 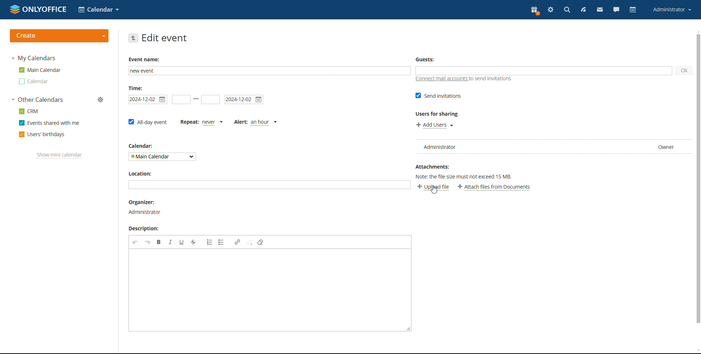 What do you see at coordinates (437, 191) in the screenshot?
I see `cursor` at bounding box center [437, 191].